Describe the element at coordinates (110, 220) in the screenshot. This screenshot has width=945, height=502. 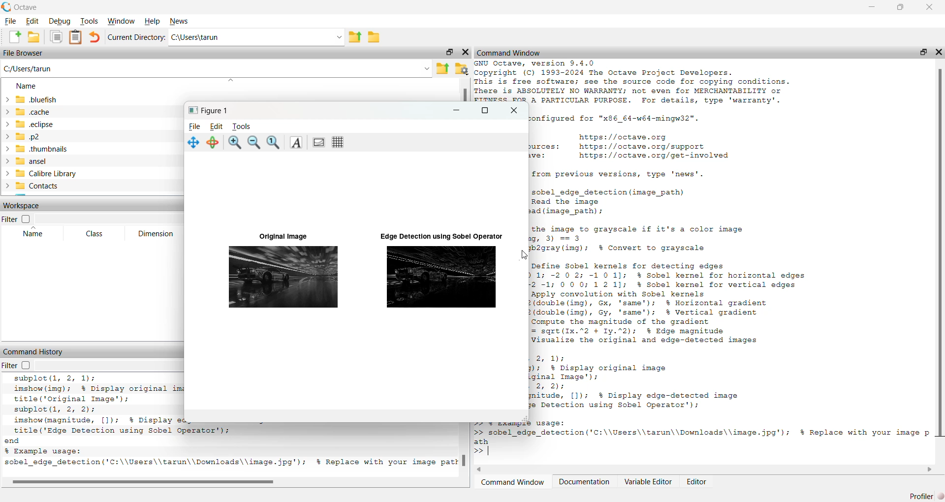
I see `dropdown` at that location.